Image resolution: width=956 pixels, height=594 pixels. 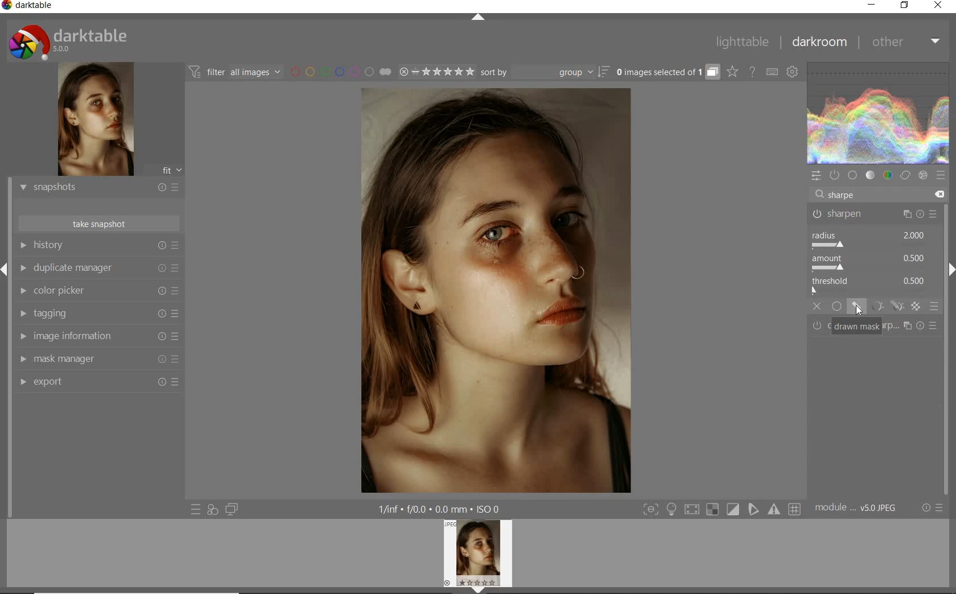 I want to click on close, so click(x=939, y=6).